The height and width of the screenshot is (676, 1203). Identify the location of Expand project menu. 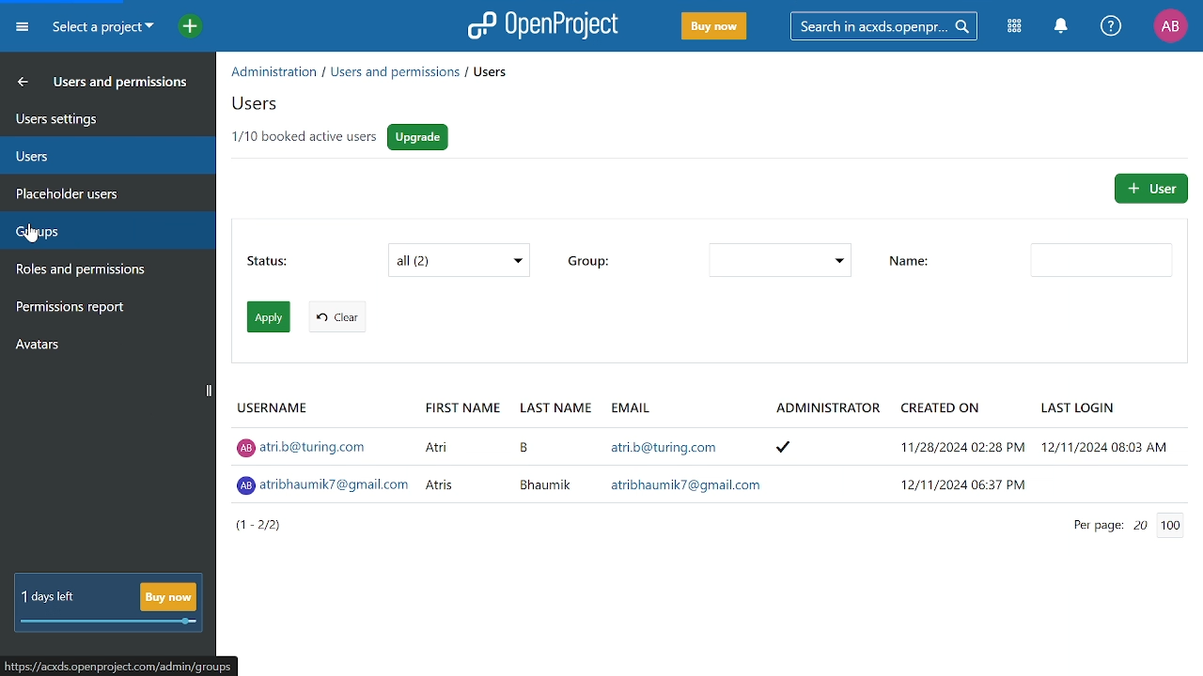
(22, 26).